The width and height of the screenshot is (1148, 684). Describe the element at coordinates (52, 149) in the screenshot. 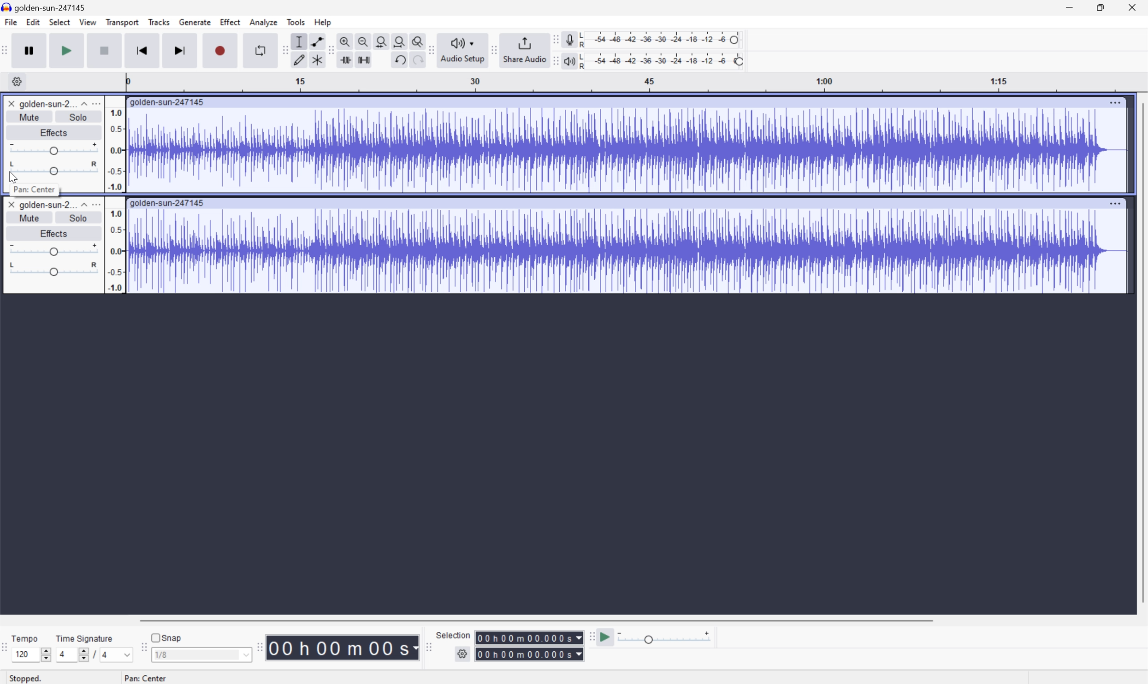

I see `Slider` at that location.